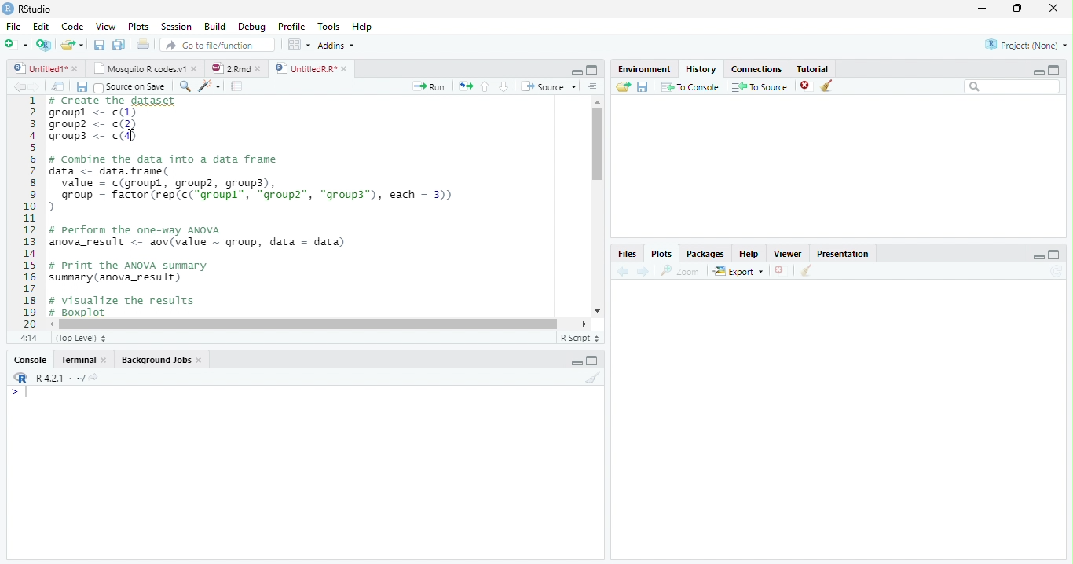 Image resolution: width=1073 pixels, height=564 pixels. I want to click on Zoom In, so click(184, 87).